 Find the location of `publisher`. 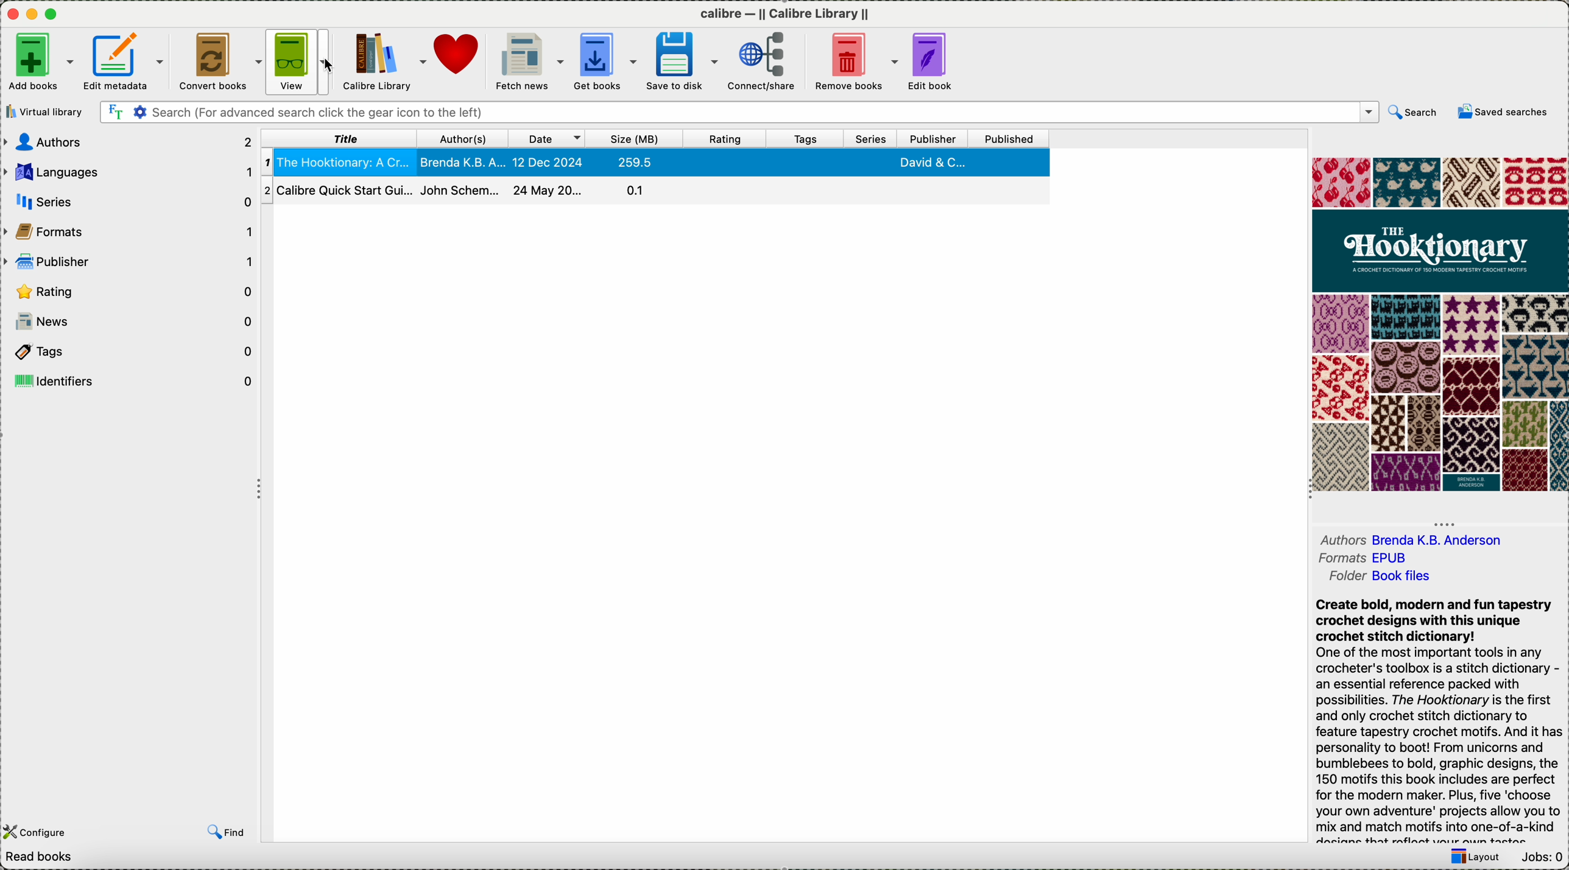

publisher is located at coordinates (931, 138).